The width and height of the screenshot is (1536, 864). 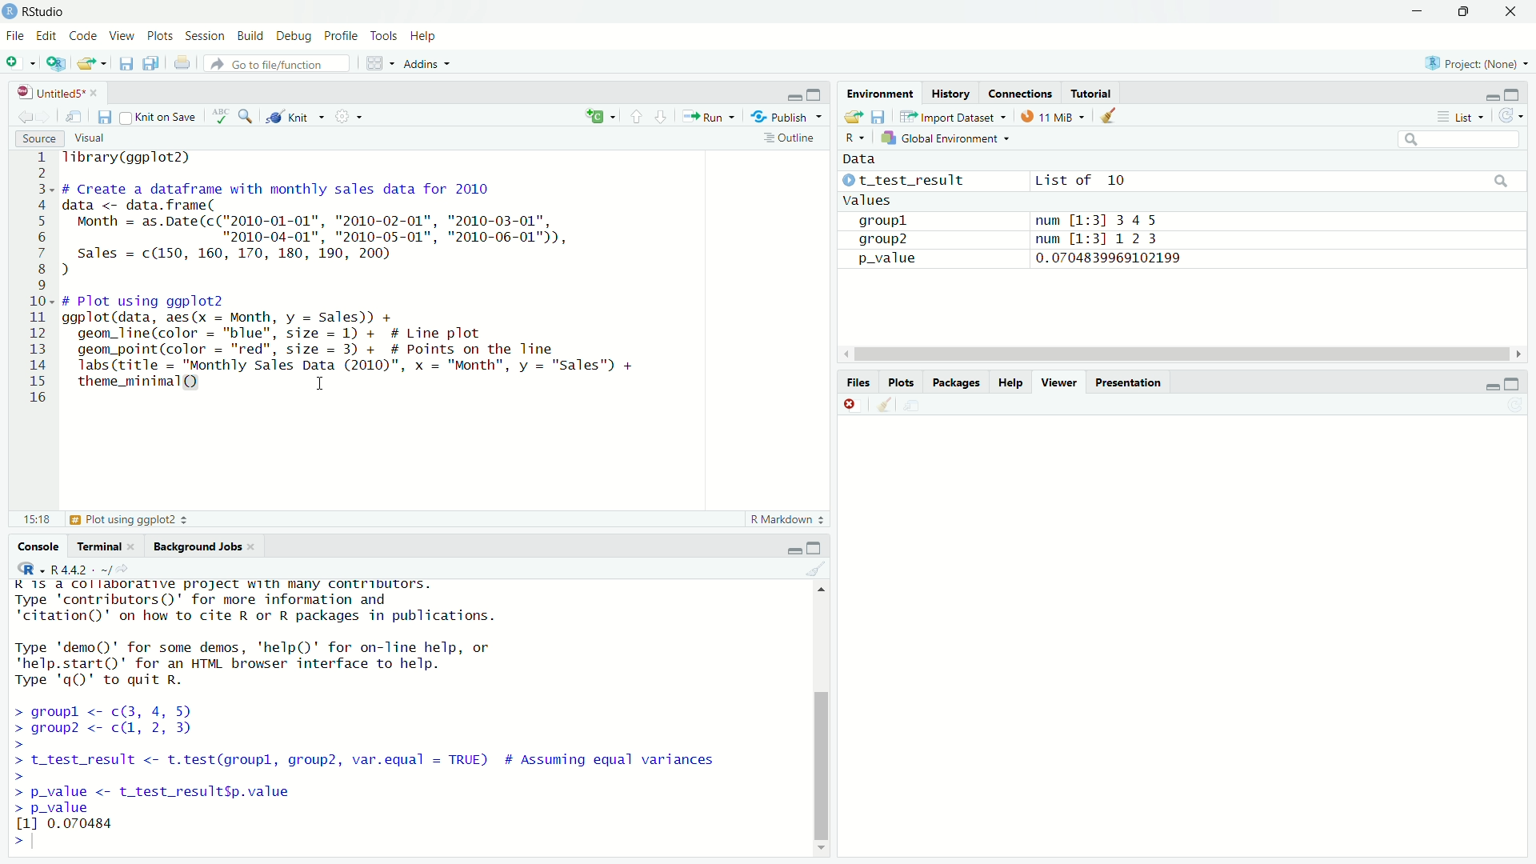 What do you see at coordinates (1454, 138) in the screenshot?
I see `` at bounding box center [1454, 138].